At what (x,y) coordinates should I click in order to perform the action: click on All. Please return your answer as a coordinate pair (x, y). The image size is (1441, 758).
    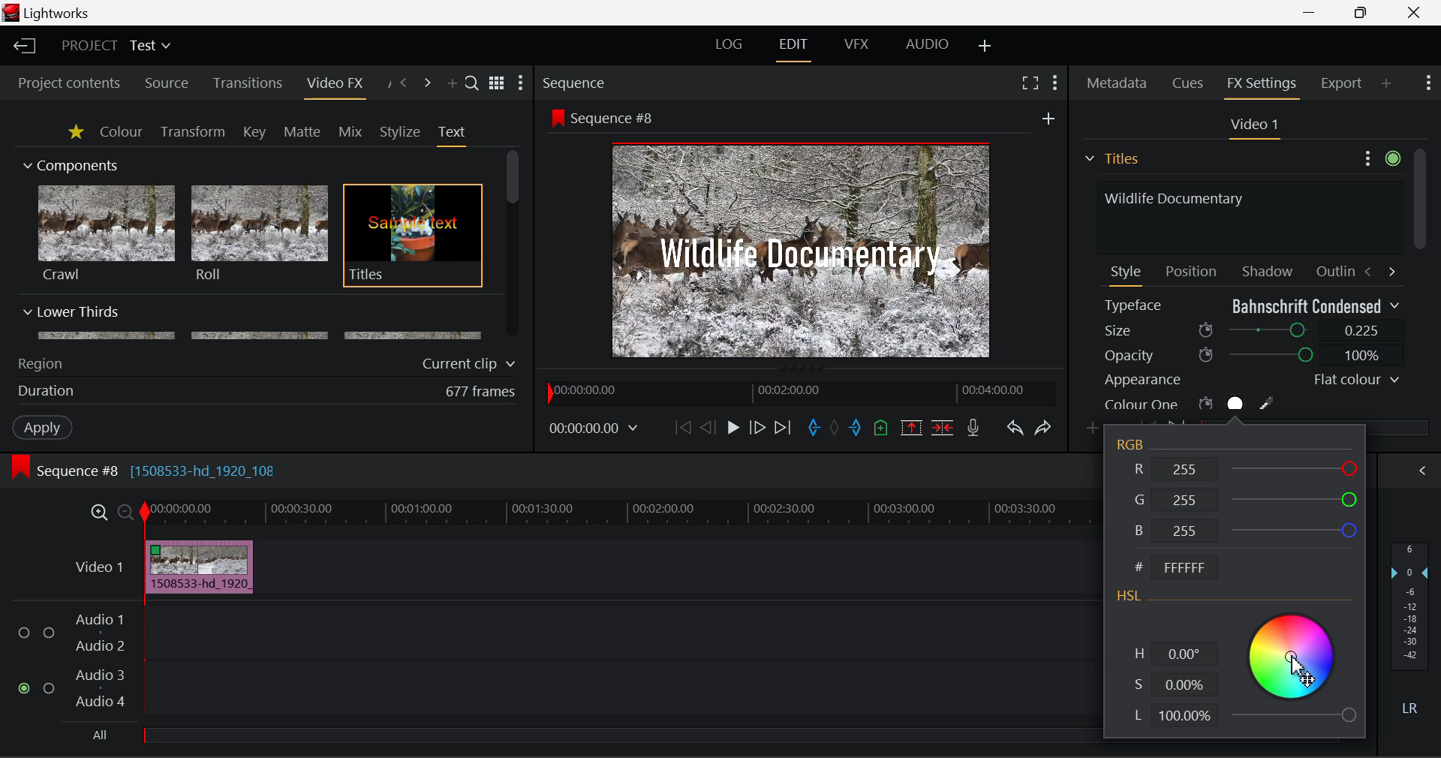
    Looking at the image, I should click on (101, 735).